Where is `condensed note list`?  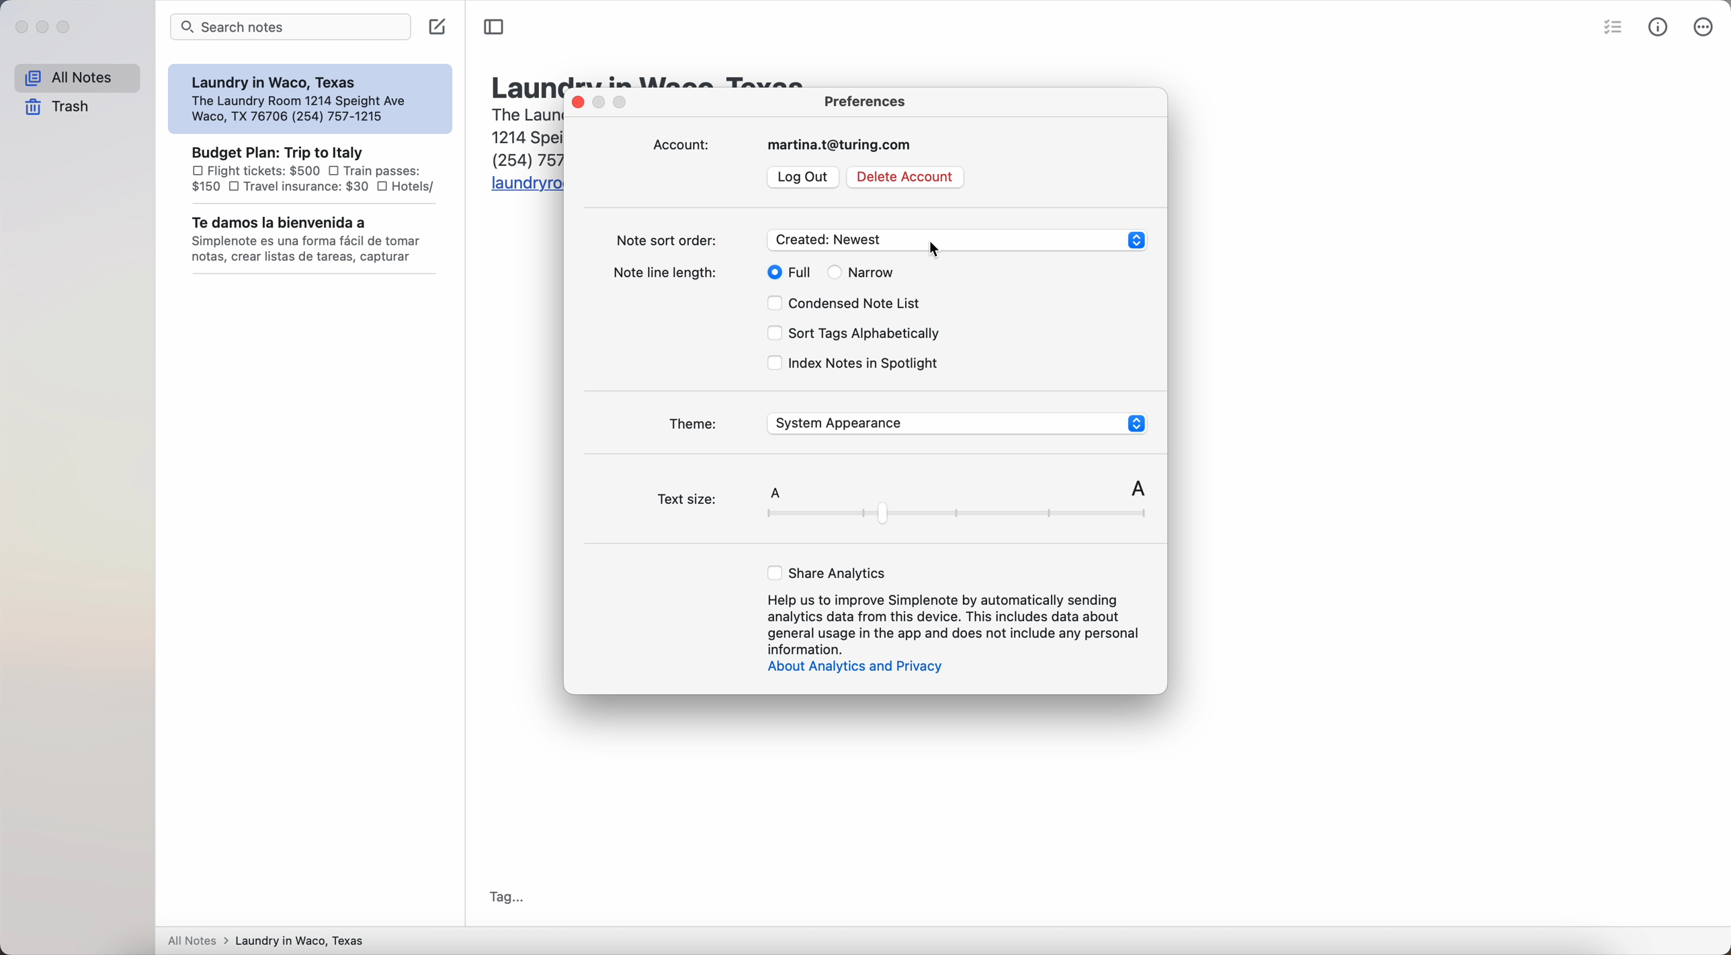
condensed note list is located at coordinates (845, 301).